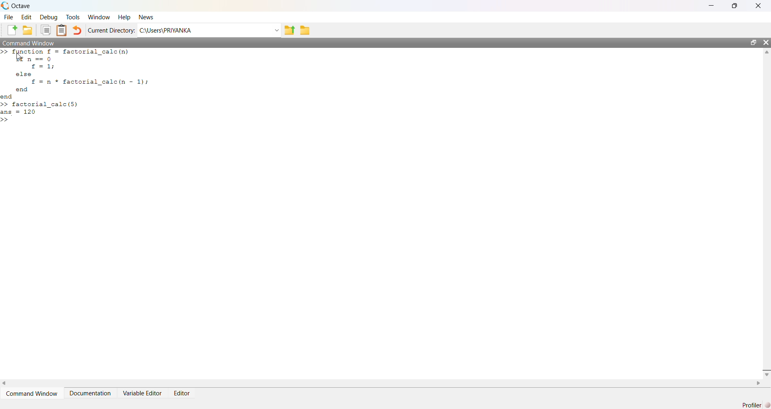 The image size is (771, 409). What do you see at coordinates (712, 5) in the screenshot?
I see `minimise` at bounding box center [712, 5].